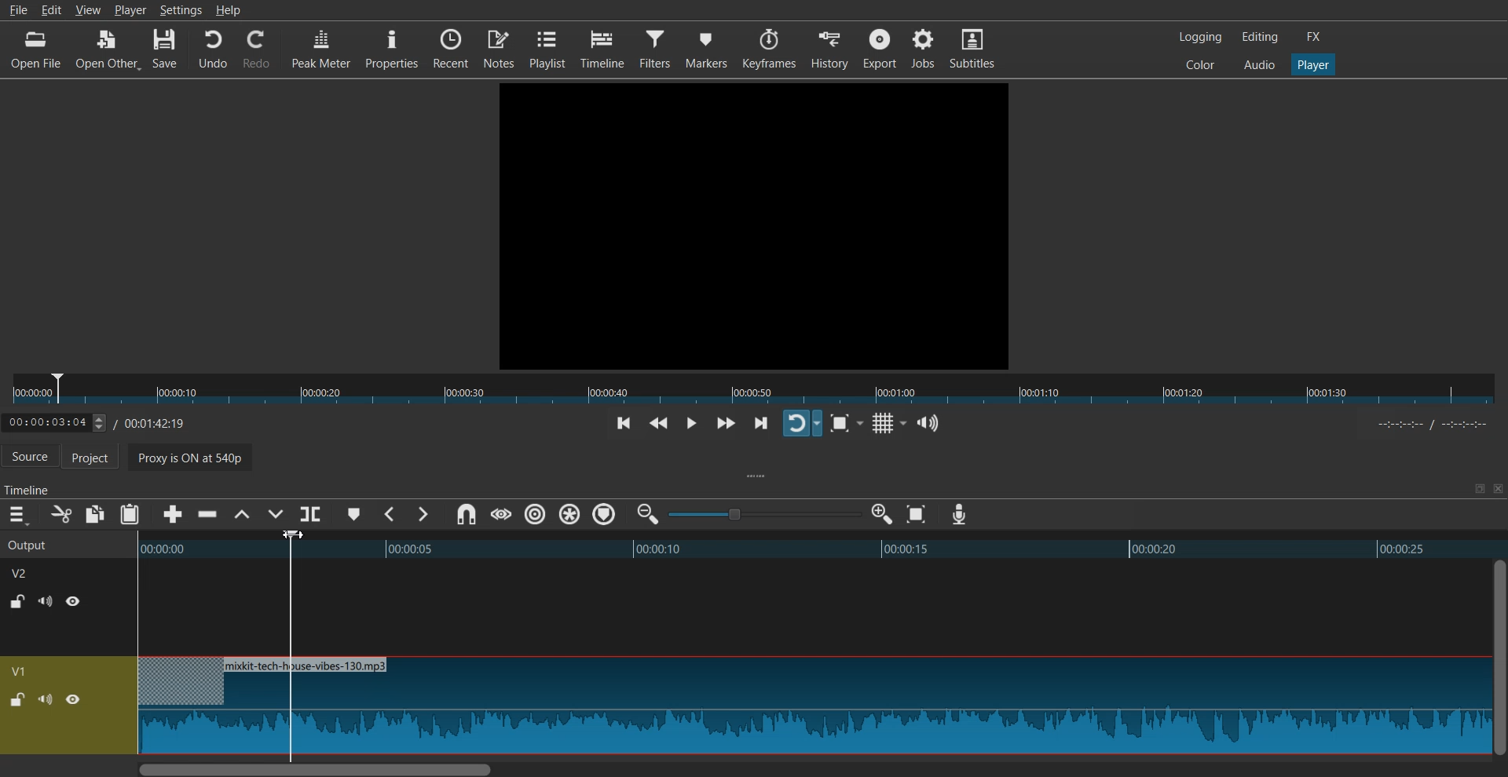 This screenshot has height=777, width=1508. I want to click on Show the volume control, so click(928, 424).